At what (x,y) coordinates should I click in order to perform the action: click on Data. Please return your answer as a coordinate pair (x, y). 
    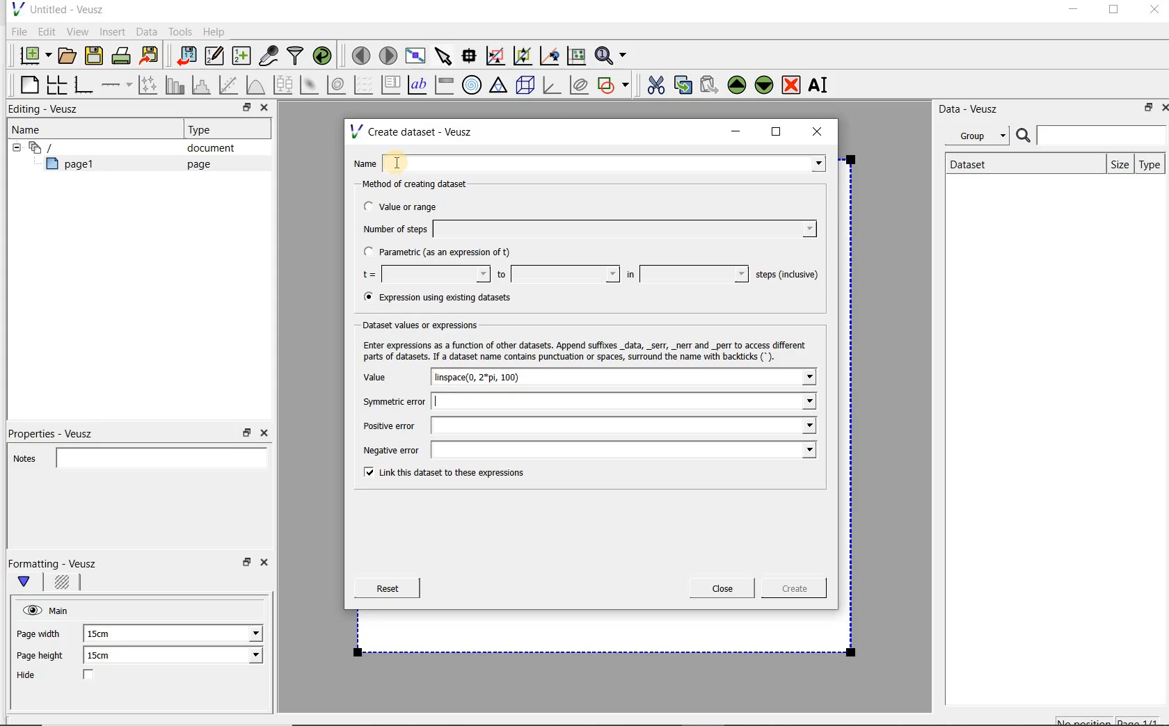
    Looking at the image, I should click on (148, 31).